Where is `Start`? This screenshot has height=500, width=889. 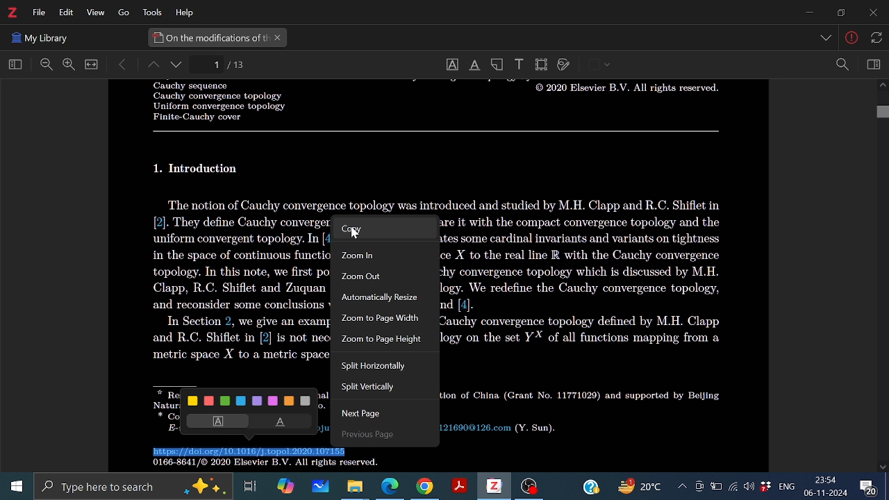
Start is located at coordinates (13, 487).